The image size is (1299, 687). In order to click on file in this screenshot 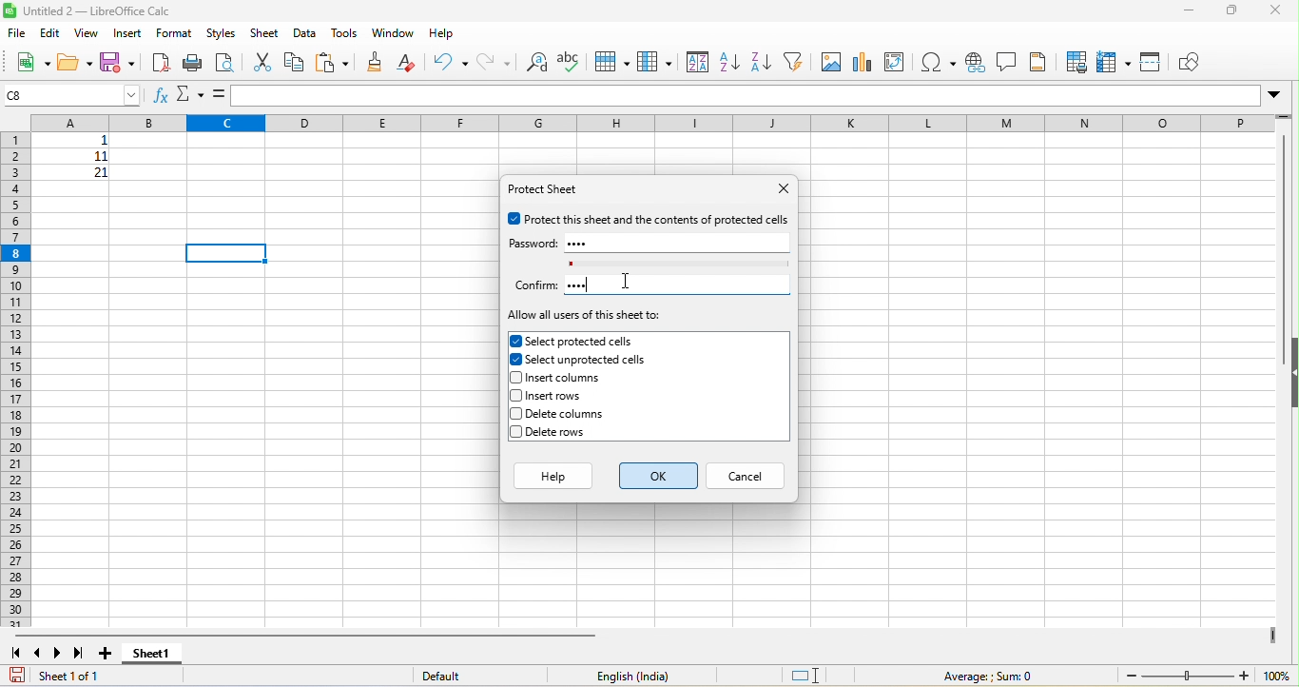, I will do `click(15, 35)`.